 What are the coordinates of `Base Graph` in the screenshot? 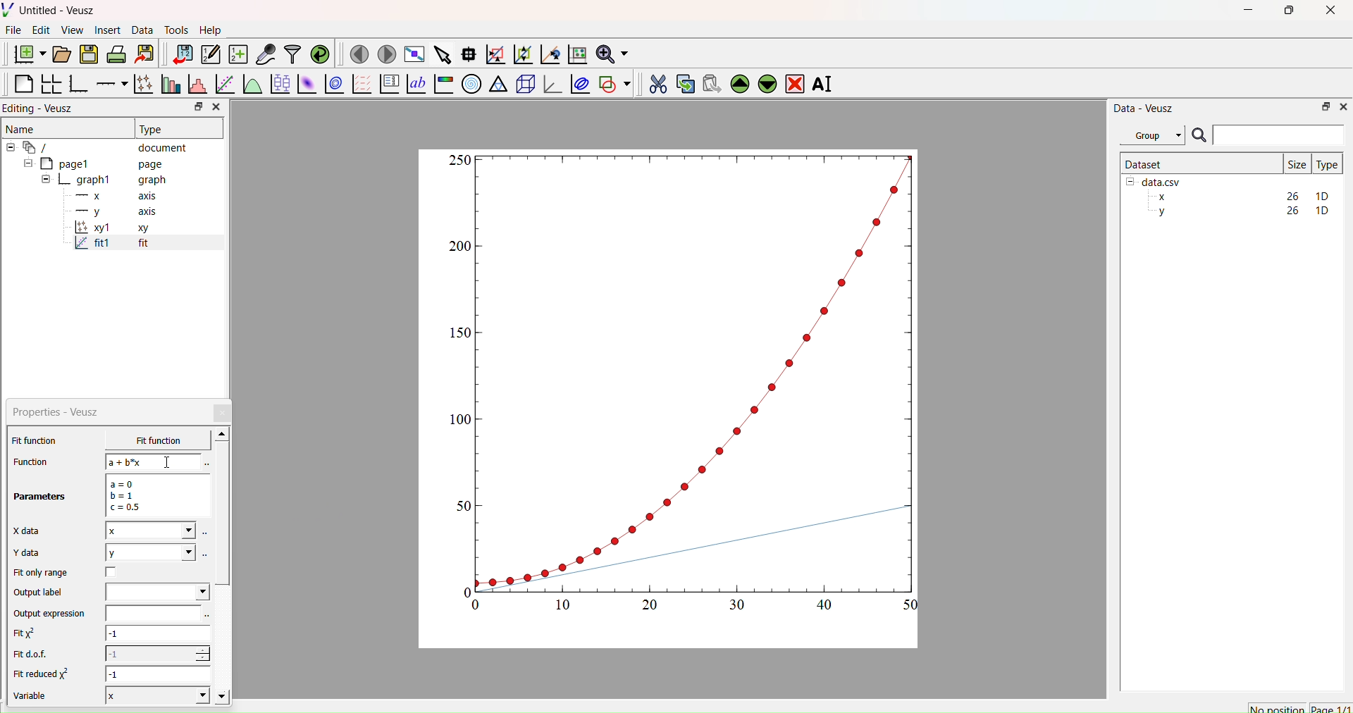 It's located at (76, 85).